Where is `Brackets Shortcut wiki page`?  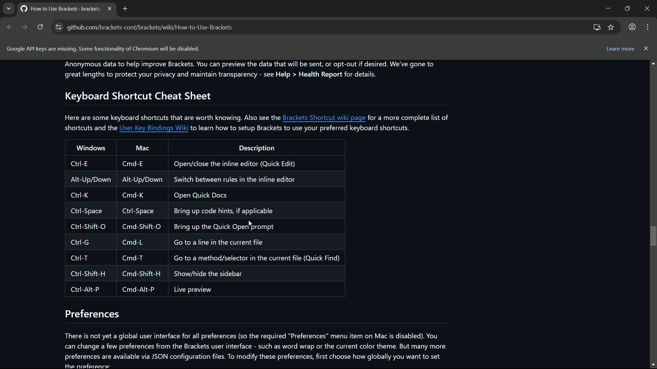 Brackets Shortcut wiki page is located at coordinates (325, 118).